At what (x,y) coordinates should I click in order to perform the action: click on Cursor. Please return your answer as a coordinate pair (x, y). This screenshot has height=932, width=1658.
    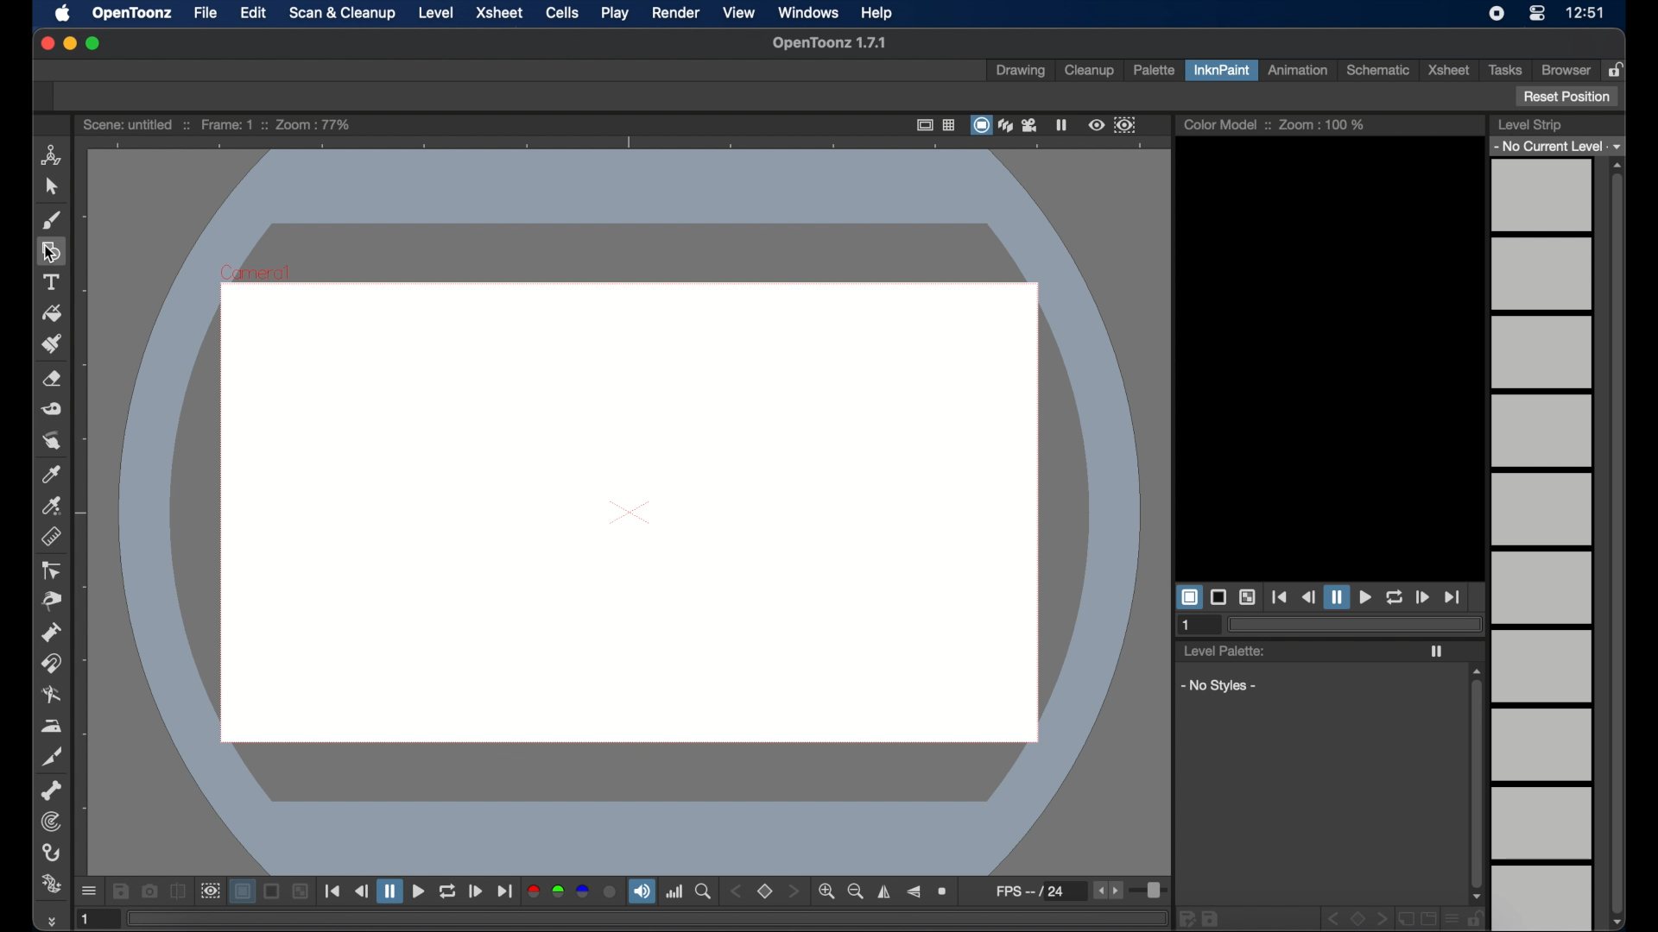
    Looking at the image, I should click on (47, 254).